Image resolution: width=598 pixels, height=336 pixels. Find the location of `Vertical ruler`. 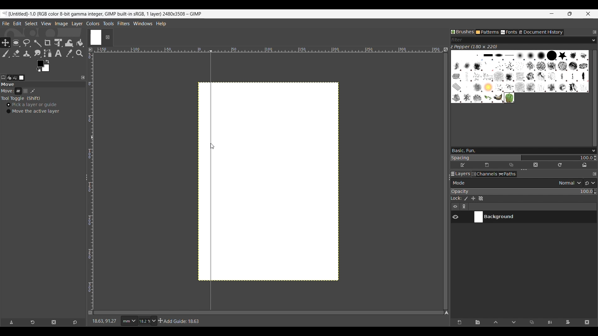

Vertical ruler is located at coordinates (92, 180).